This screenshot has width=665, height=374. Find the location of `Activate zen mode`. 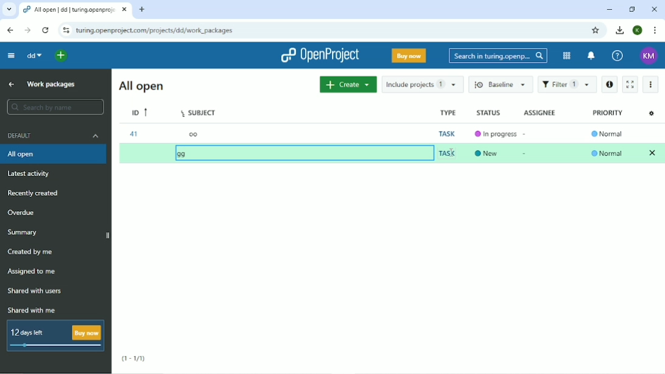

Activate zen mode is located at coordinates (631, 85).